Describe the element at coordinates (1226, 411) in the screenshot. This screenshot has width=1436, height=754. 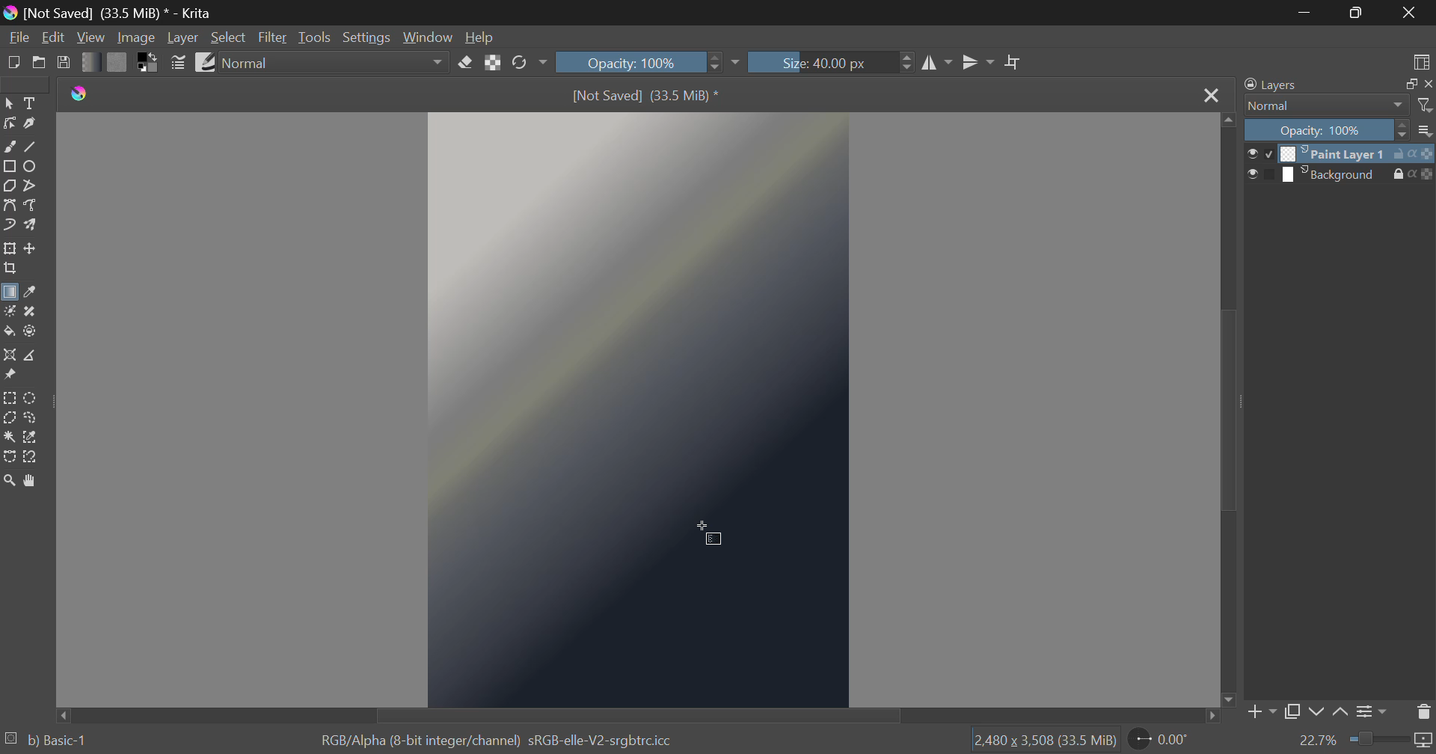
I see `Scroll Bar` at that location.